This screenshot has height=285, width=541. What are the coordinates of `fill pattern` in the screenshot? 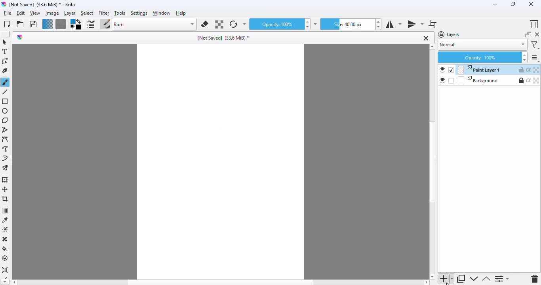 It's located at (61, 24).